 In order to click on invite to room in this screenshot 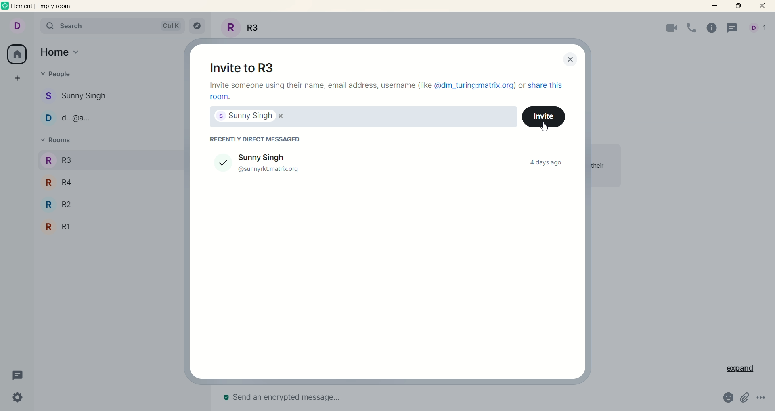, I will do `click(239, 65)`.